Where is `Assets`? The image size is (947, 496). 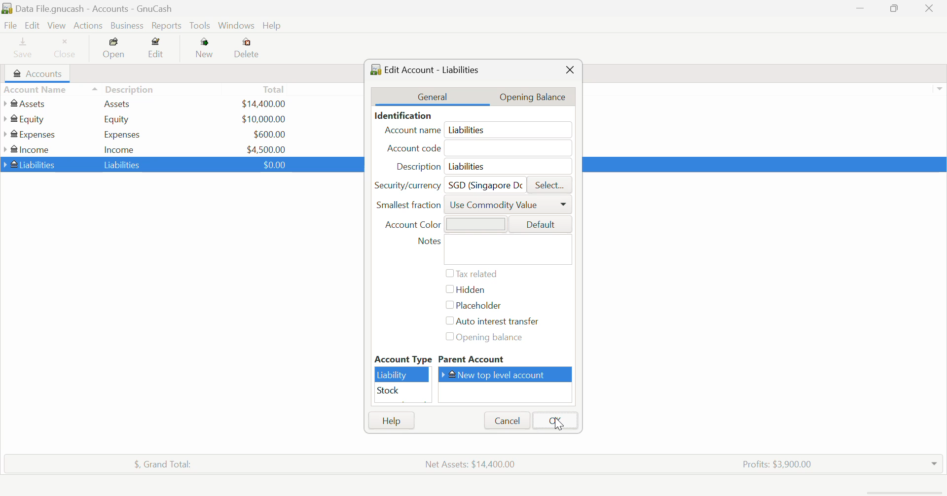 Assets is located at coordinates (117, 103).